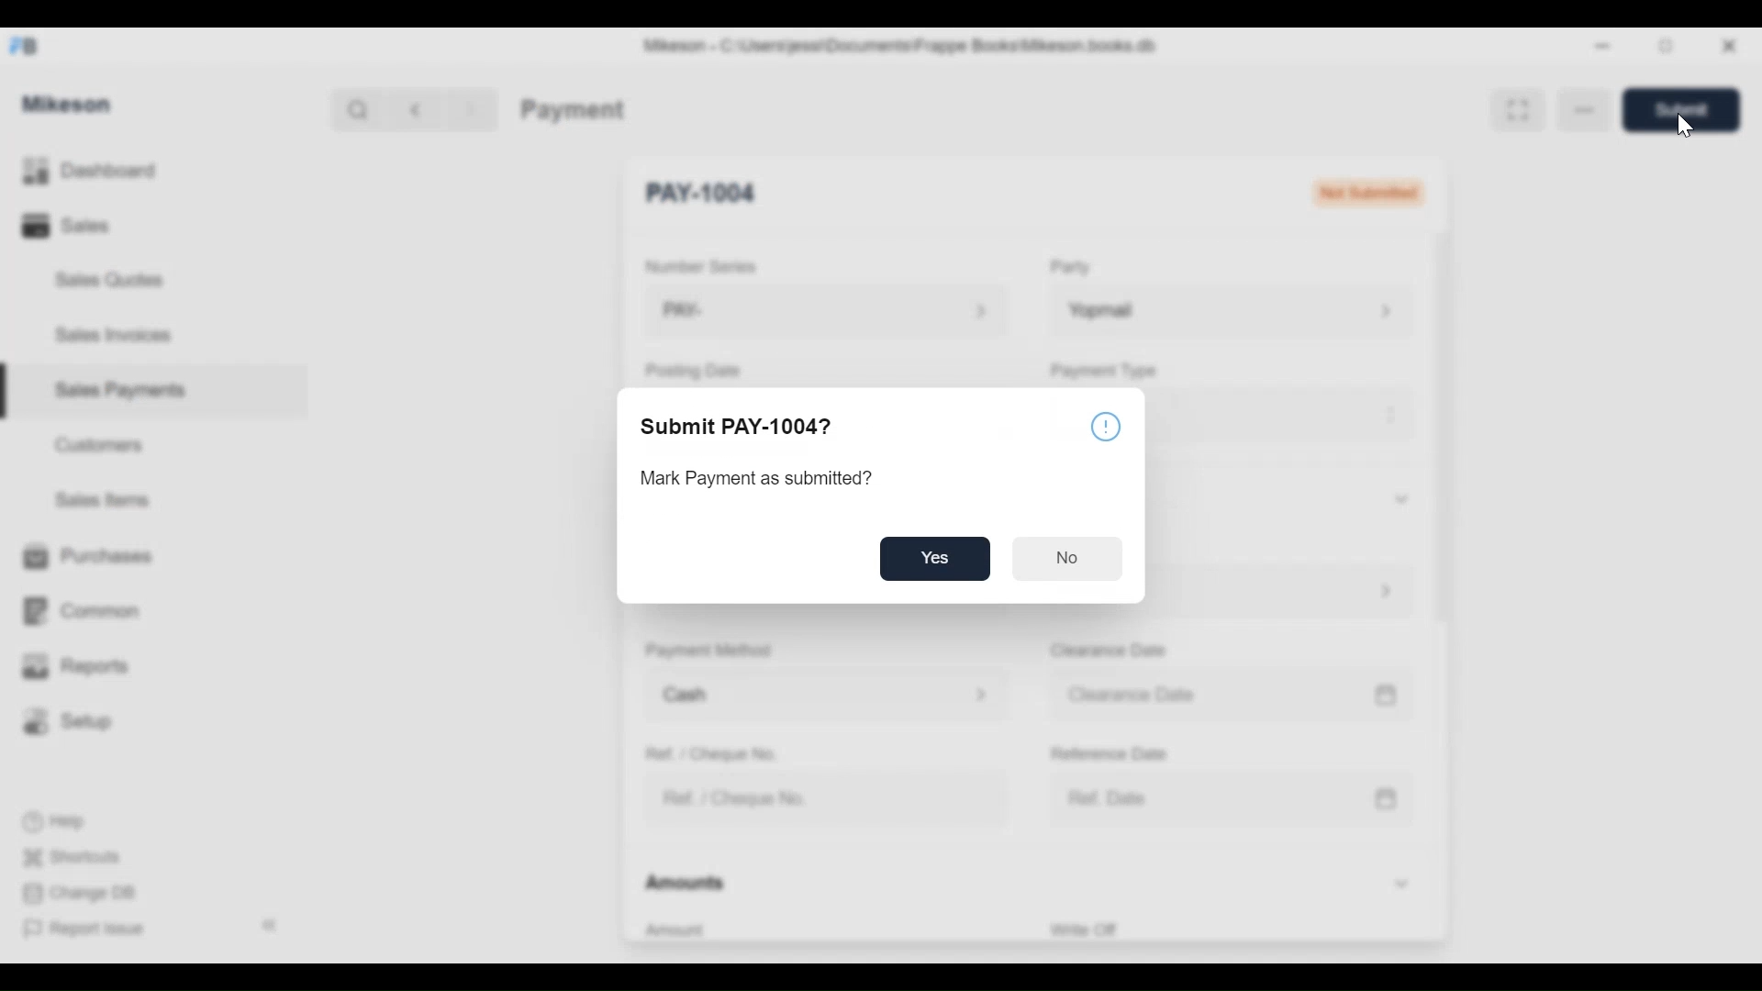 The image size is (1762, 991). What do you see at coordinates (120, 172) in the screenshot?
I see `Dashboard` at bounding box center [120, 172].